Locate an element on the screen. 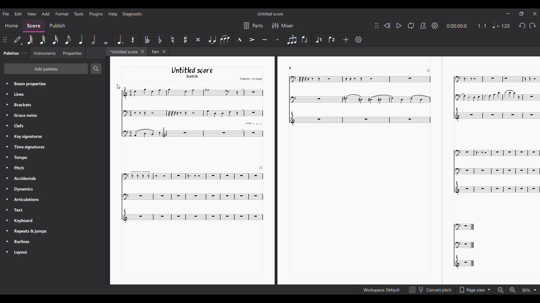 The width and height of the screenshot is (540, 303). 2 is located at coordinates (294, 68).